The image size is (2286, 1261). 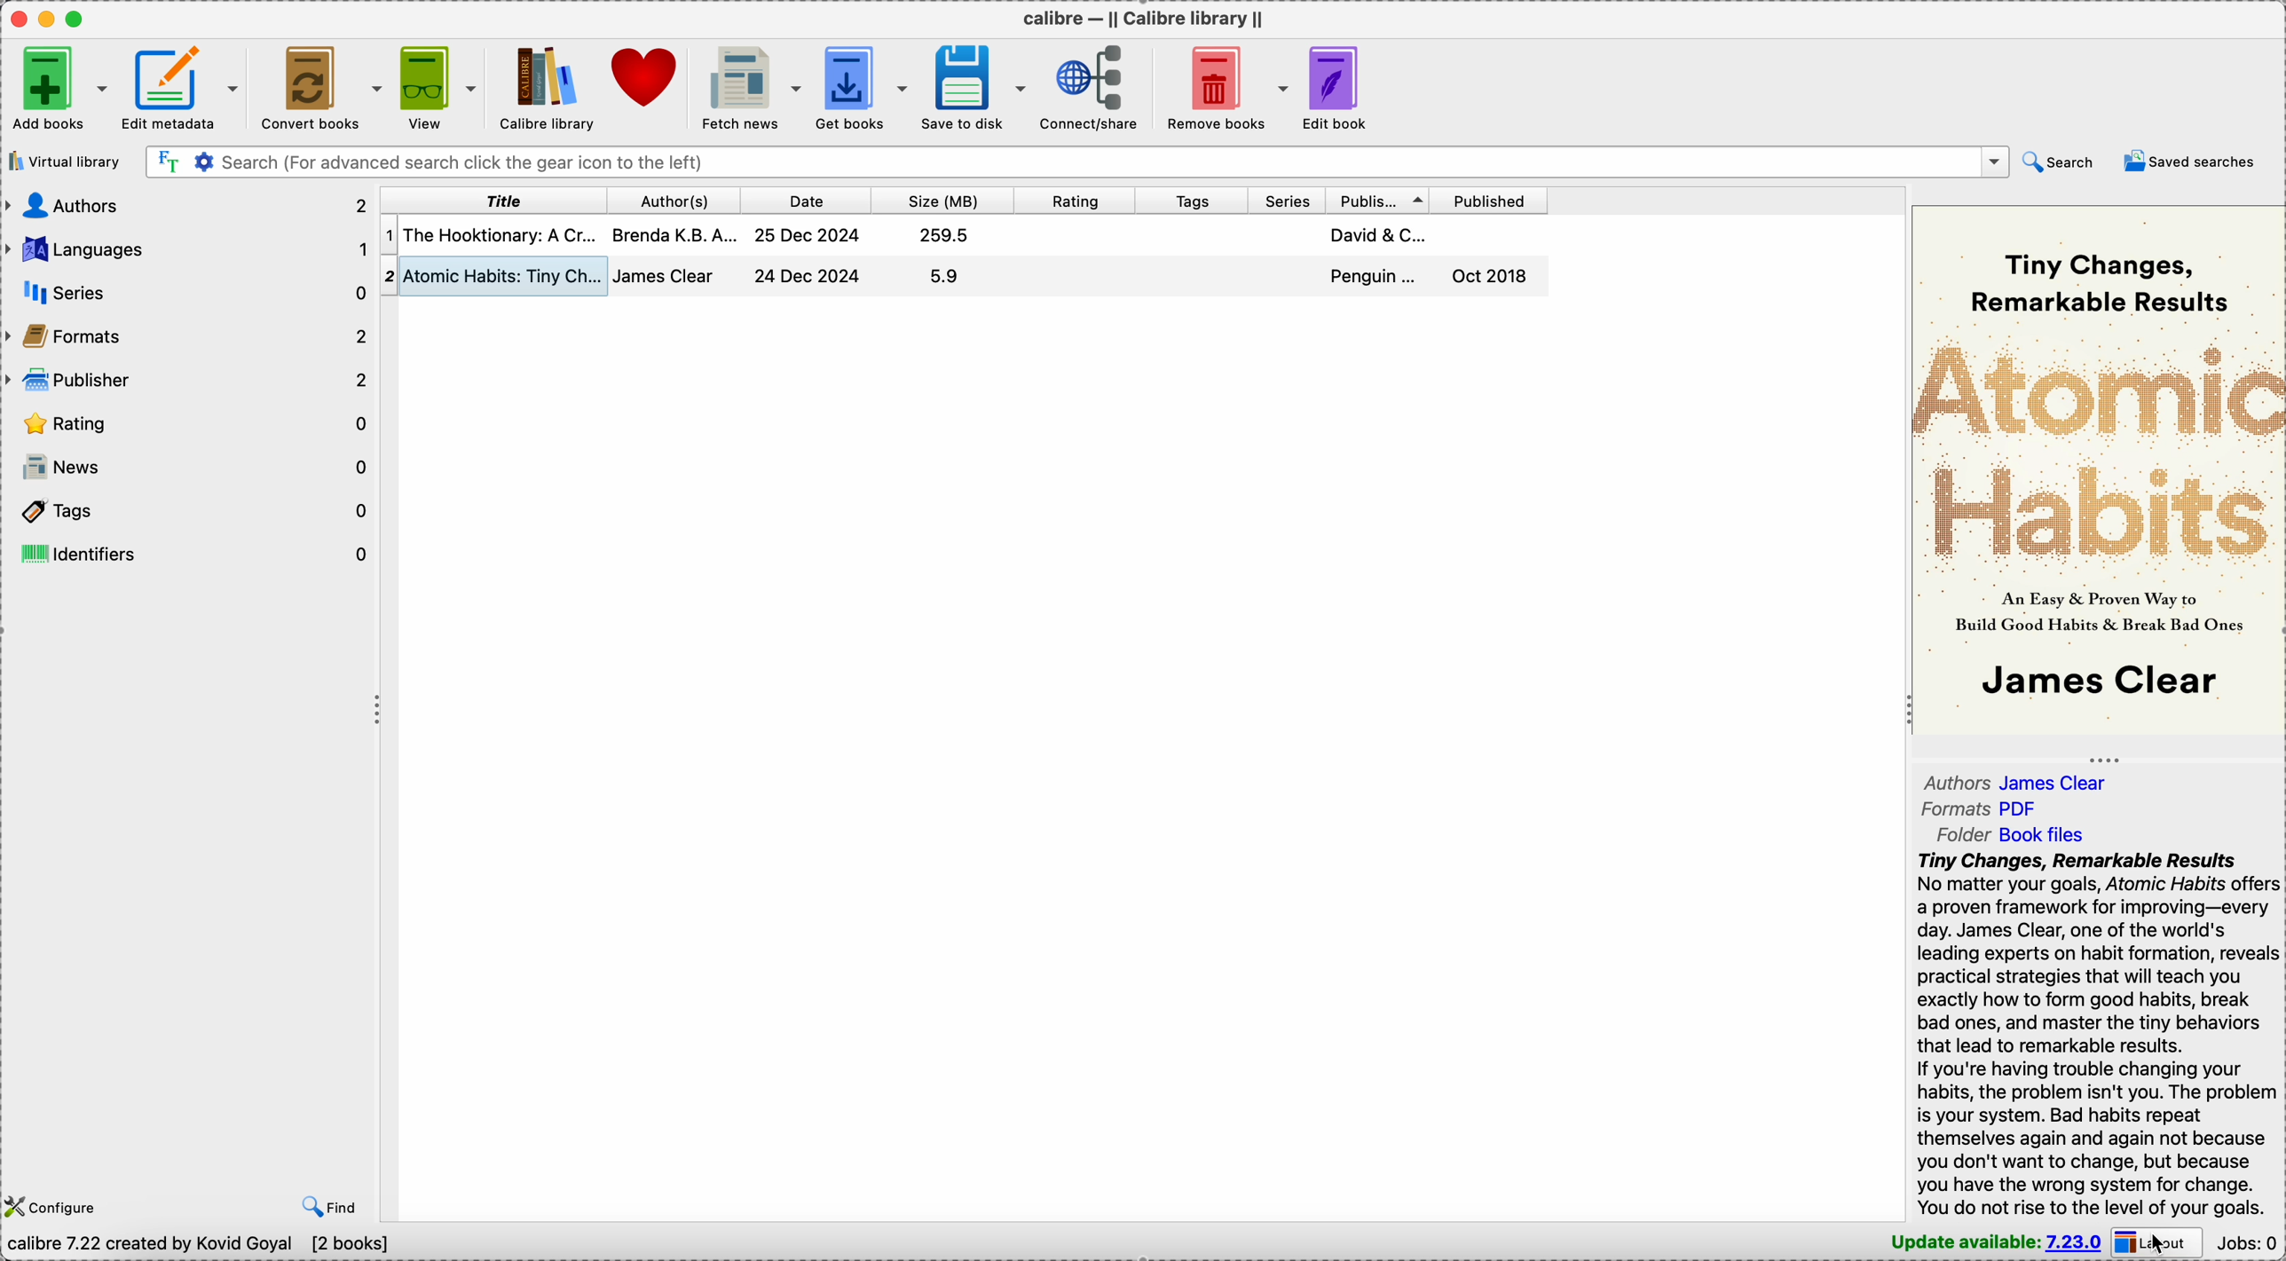 What do you see at coordinates (57, 90) in the screenshot?
I see `Add books` at bounding box center [57, 90].